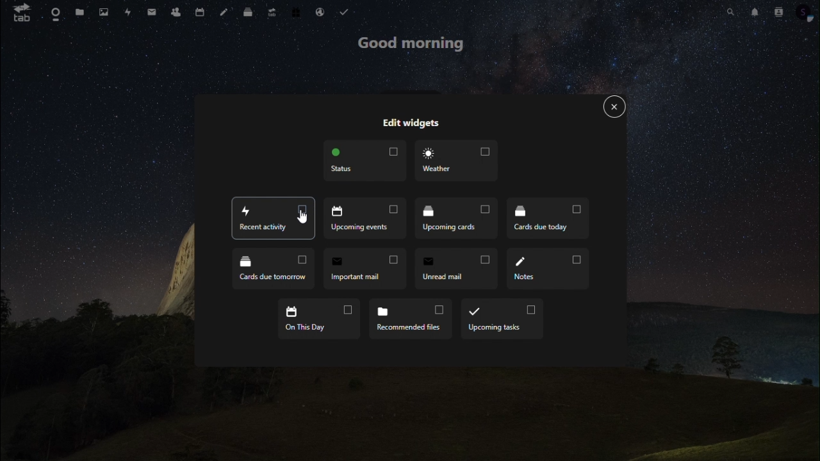 This screenshot has height=461, width=820. Describe the element at coordinates (274, 270) in the screenshot. I see `cards due tomarrow` at that location.